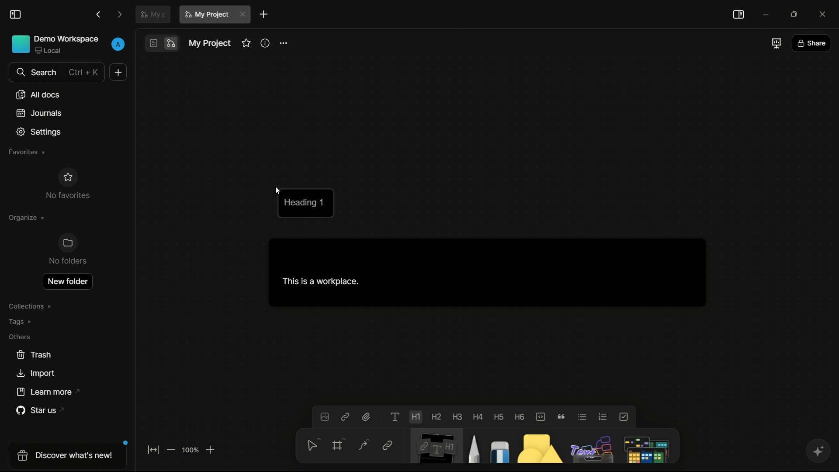 This screenshot has height=472, width=839. Describe the element at coordinates (44, 392) in the screenshot. I see `learn more` at that location.